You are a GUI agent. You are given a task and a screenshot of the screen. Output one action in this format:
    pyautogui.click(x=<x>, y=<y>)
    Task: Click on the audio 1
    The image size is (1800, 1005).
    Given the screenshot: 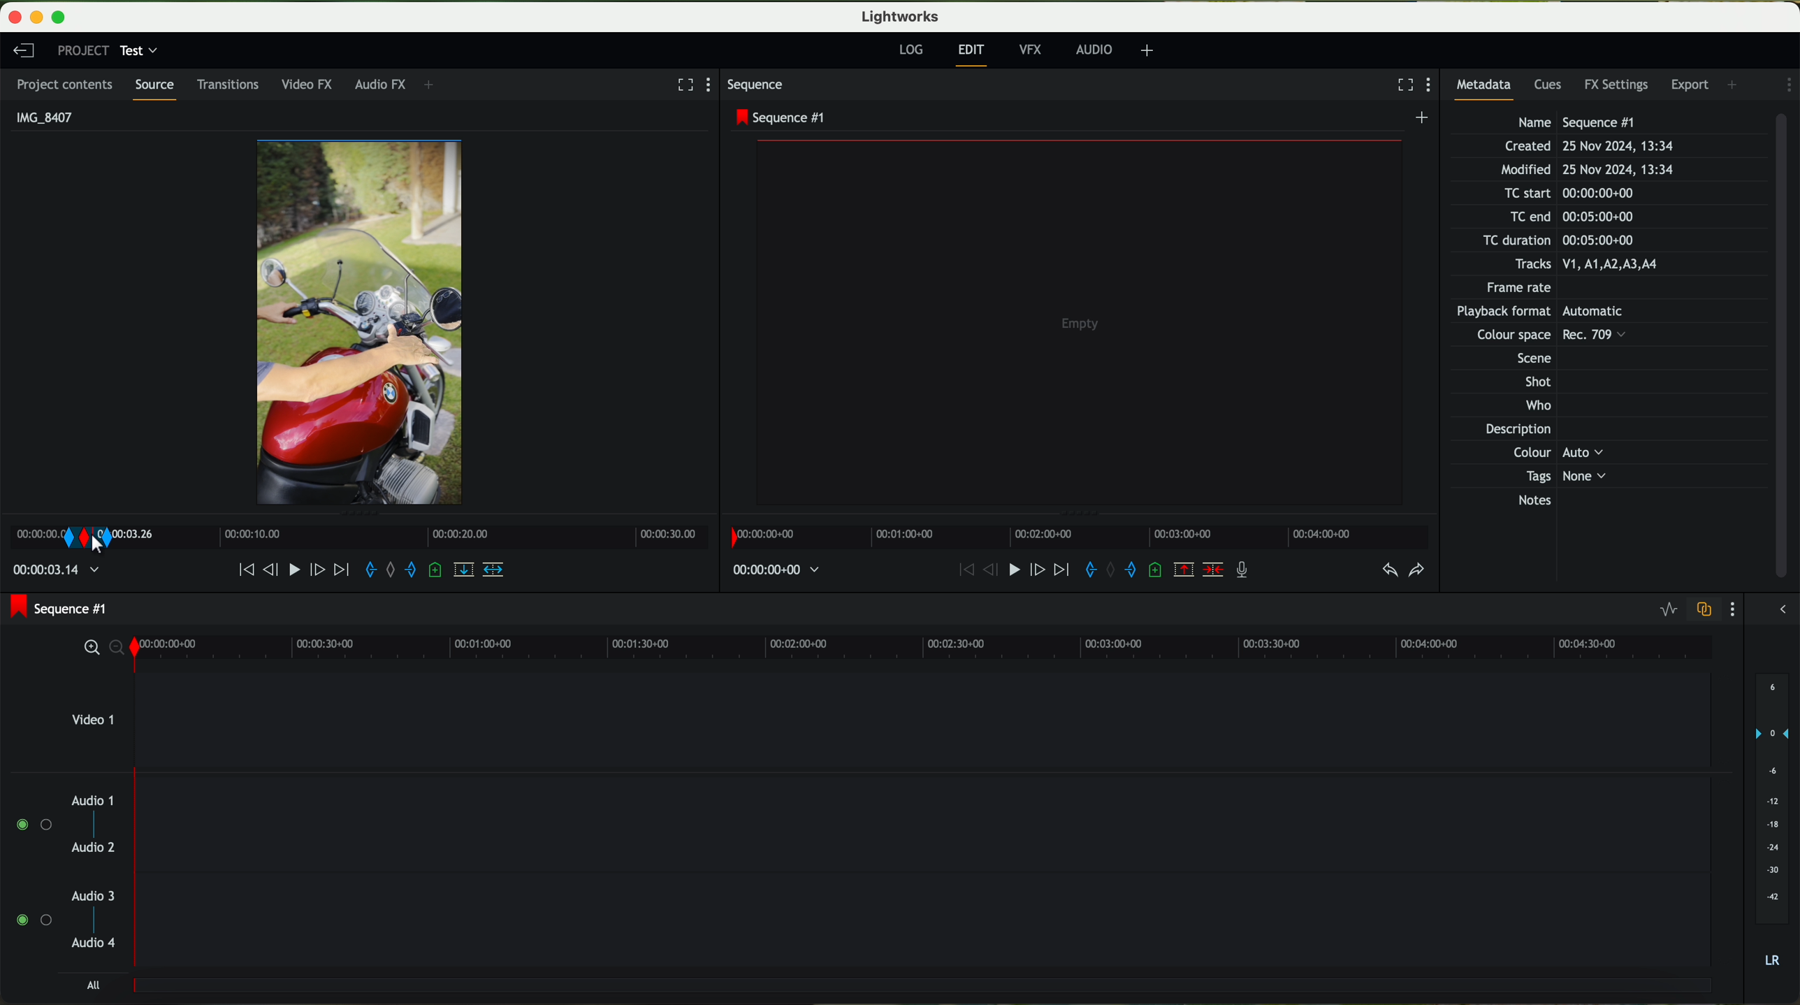 What is the action you would take?
    pyautogui.click(x=93, y=800)
    